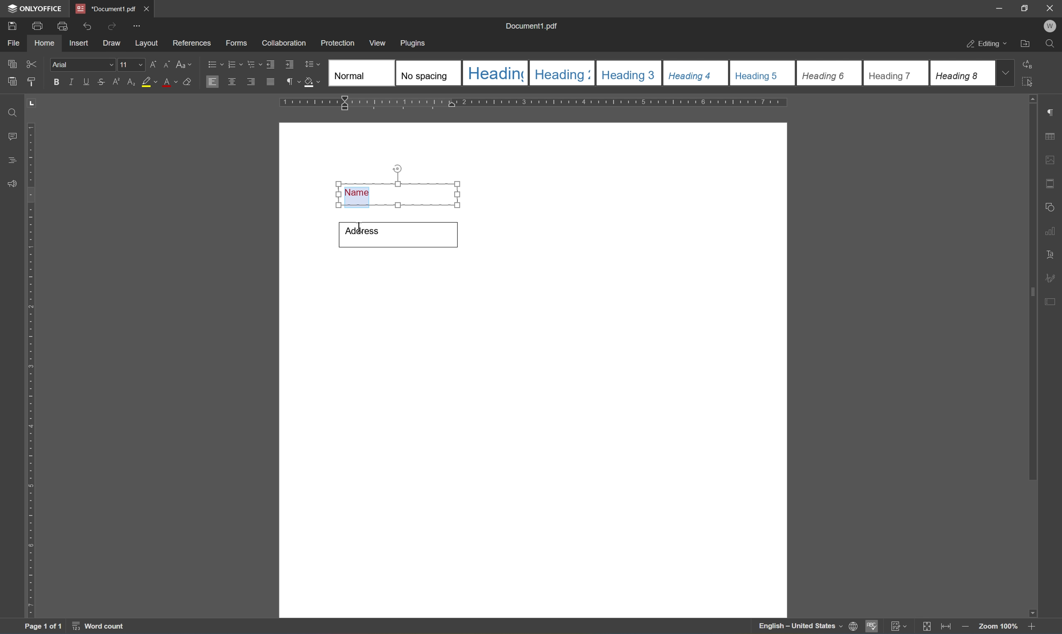 The image size is (1062, 634). I want to click on change case, so click(185, 66).